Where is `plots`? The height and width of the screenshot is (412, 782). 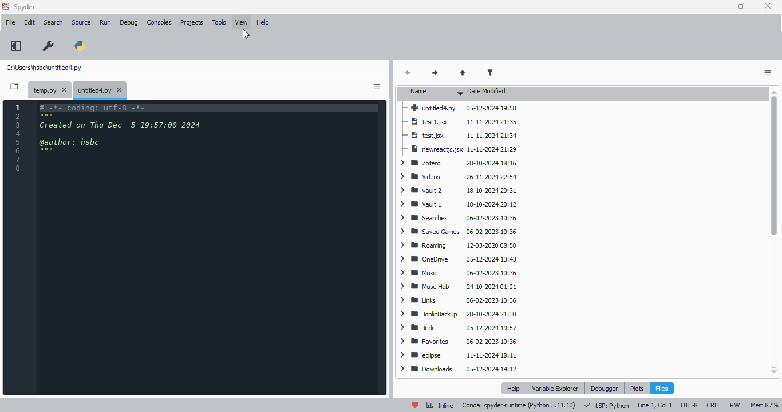
plots is located at coordinates (637, 388).